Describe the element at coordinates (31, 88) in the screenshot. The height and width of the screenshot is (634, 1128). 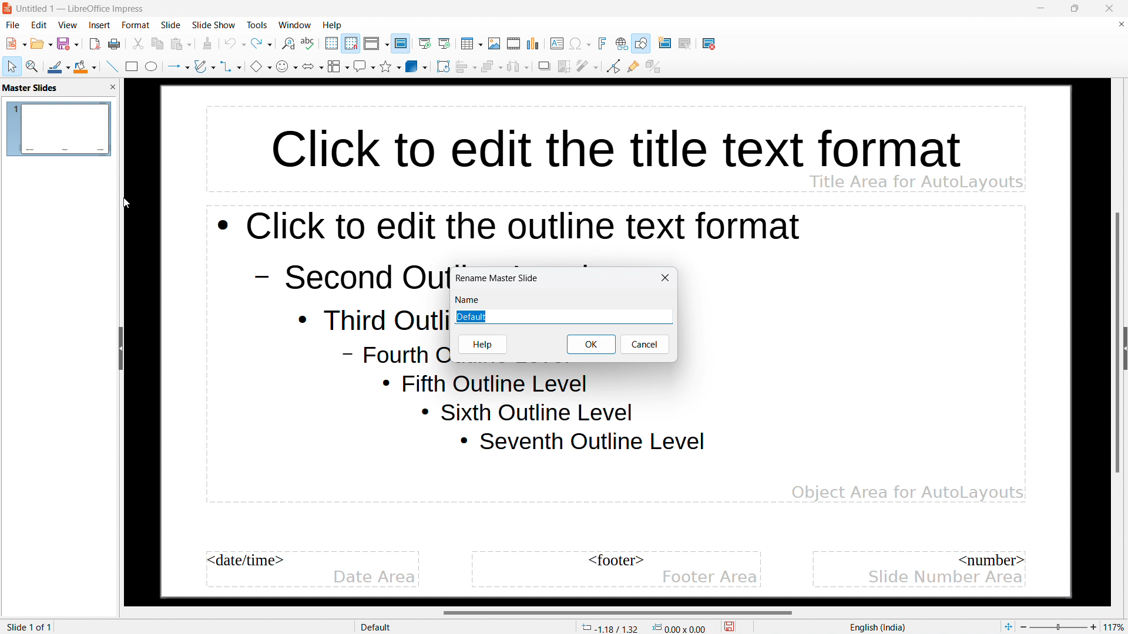
I see `master slides` at that location.